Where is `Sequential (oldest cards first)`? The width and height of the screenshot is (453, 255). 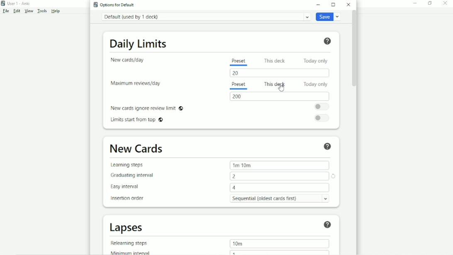
Sequential (oldest cards first) is located at coordinates (282, 198).